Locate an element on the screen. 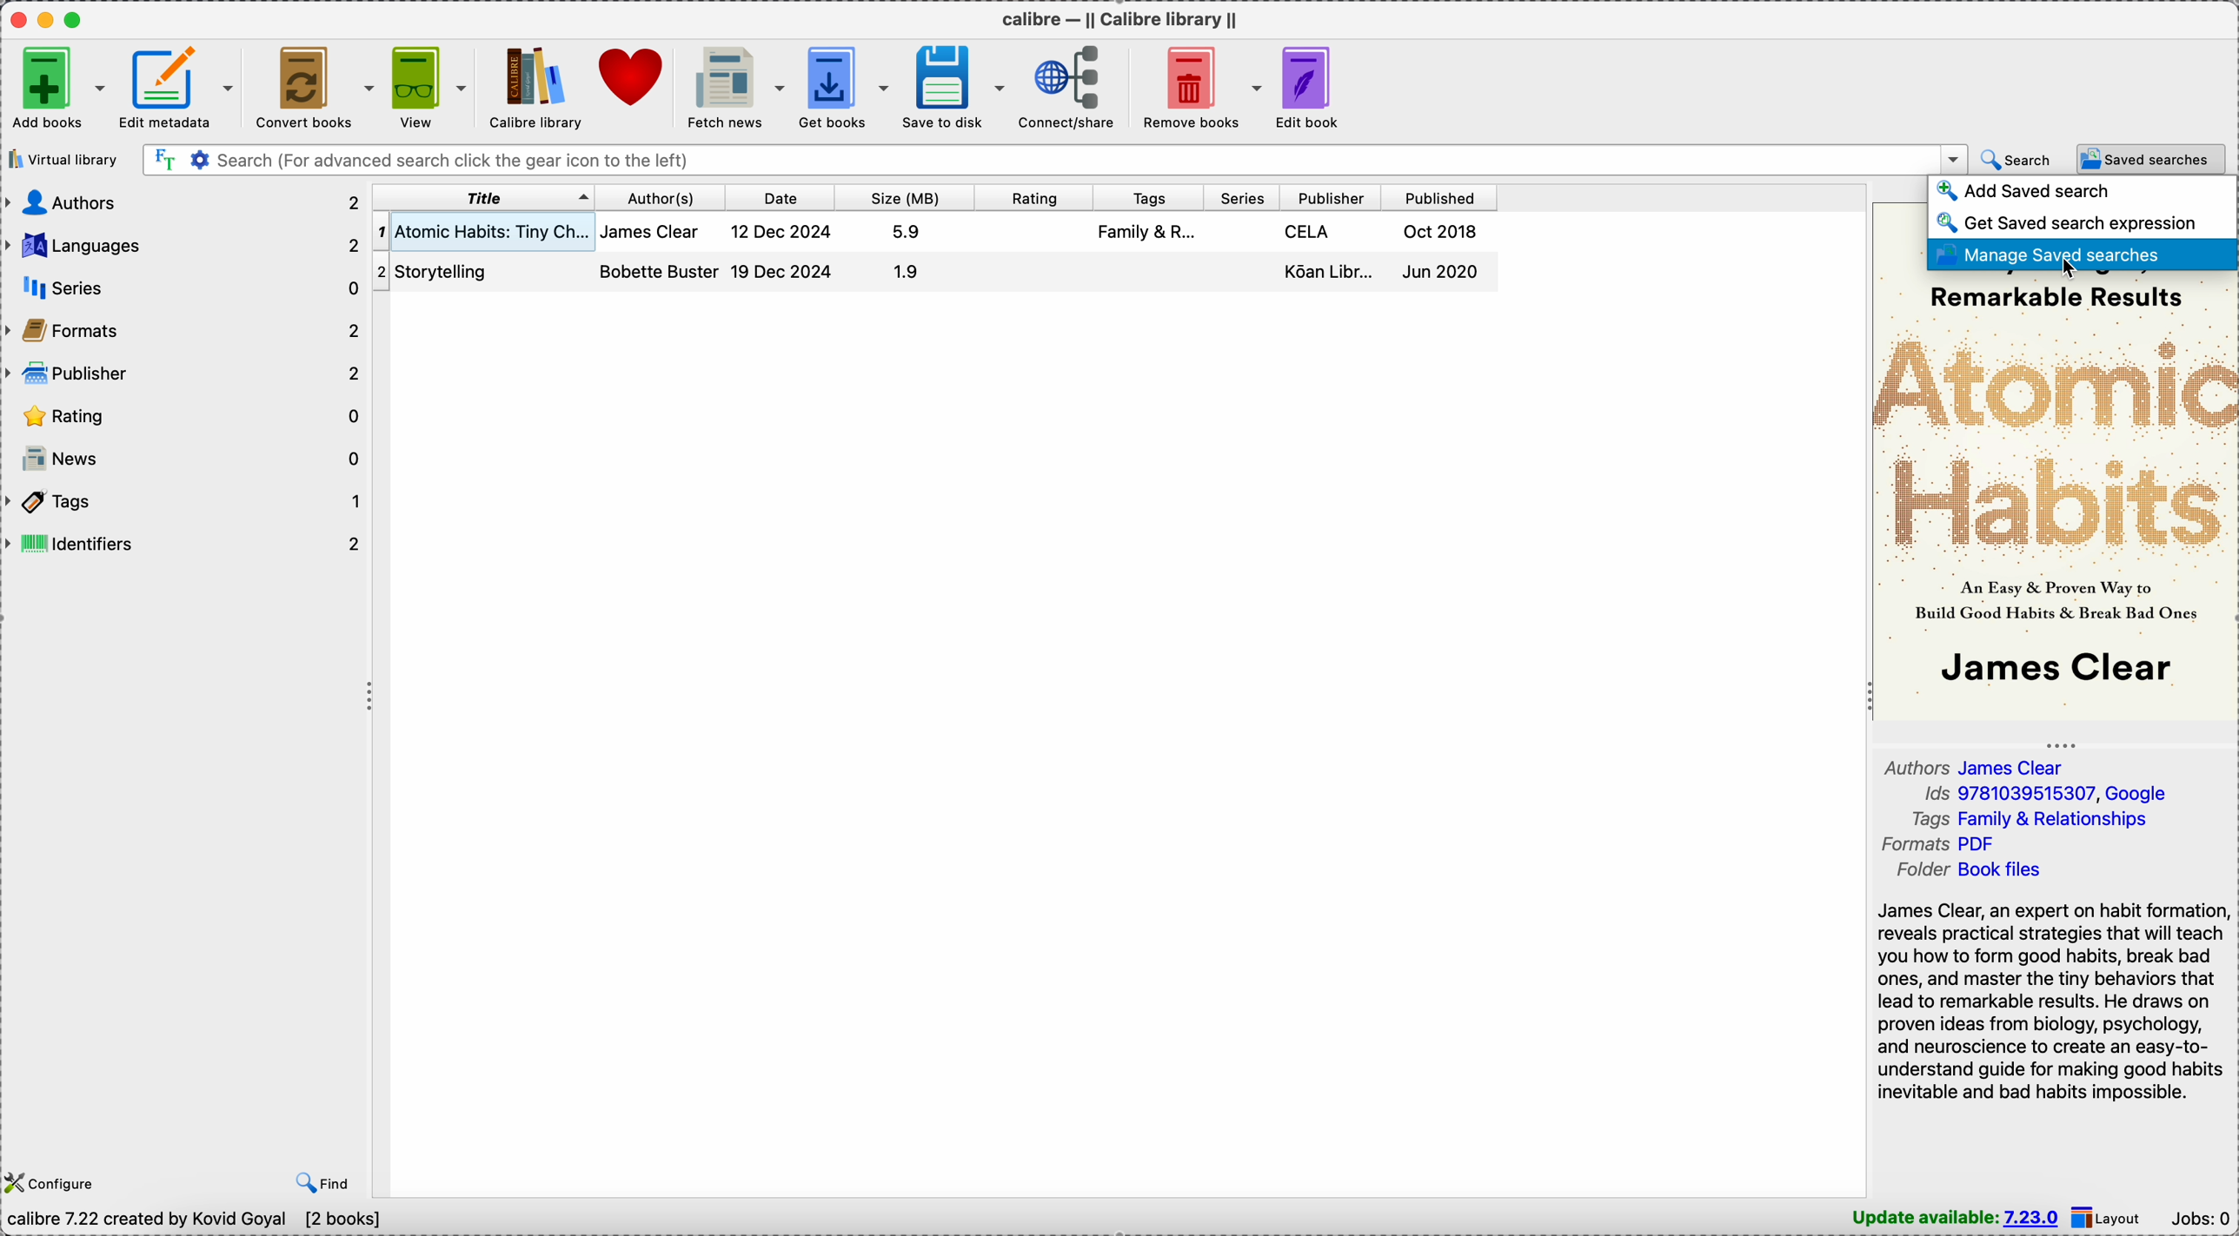  James Clear, an expert on habit formation,
reveals practical strategies that will teach
you how to form good habits, break bad
ones, and master the tiny behaviors that
lead to remarkable results. He draws on
proven ideas from biology, psychology,
and neuroscience to create an easy-to-
understand guide for making good habits
inevitable and bad habits impossible. is located at coordinates (2052, 1000).